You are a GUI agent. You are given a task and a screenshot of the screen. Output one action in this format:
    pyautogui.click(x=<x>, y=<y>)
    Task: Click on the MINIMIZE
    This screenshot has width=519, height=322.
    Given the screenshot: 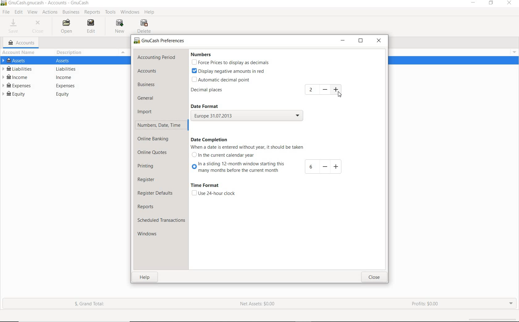 What is the action you would take?
    pyautogui.click(x=343, y=41)
    